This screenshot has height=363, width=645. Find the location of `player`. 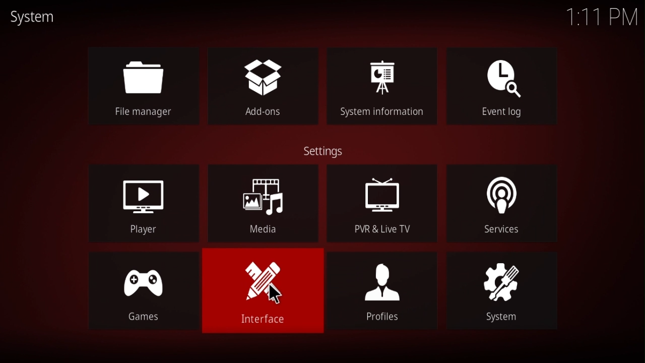

player is located at coordinates (144, 203).